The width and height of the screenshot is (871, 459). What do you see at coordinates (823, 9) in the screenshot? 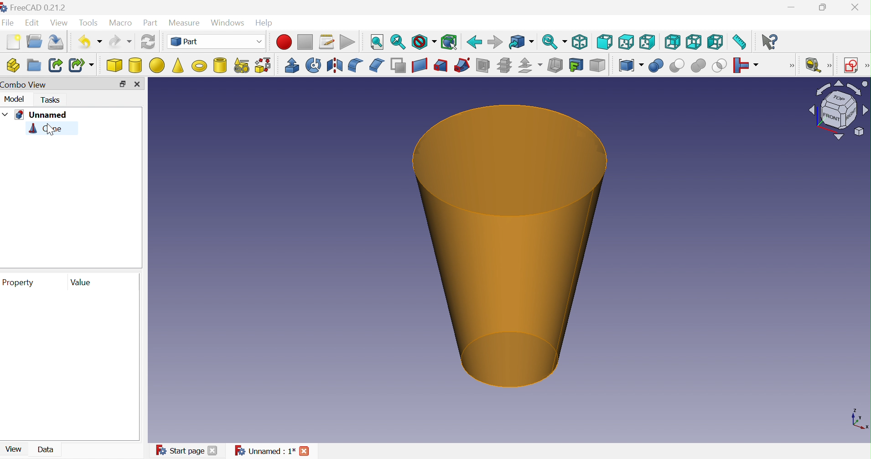
I see `Restore down` at bounding box center [823, 9].